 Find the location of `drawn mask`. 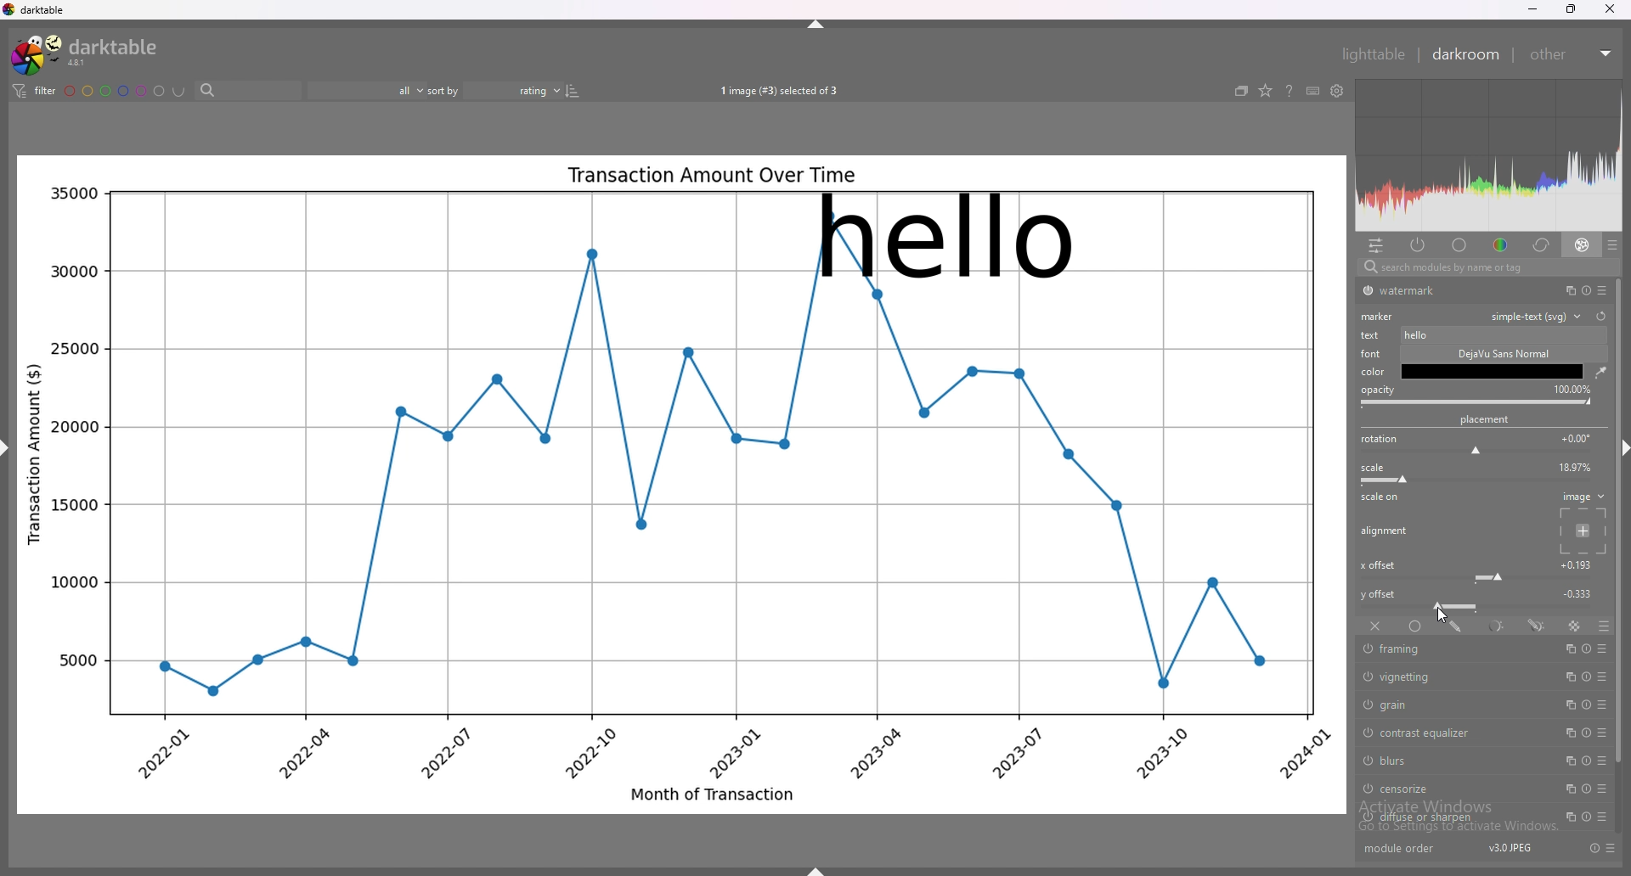

drawn mask is located at coordinates (1459, 626).